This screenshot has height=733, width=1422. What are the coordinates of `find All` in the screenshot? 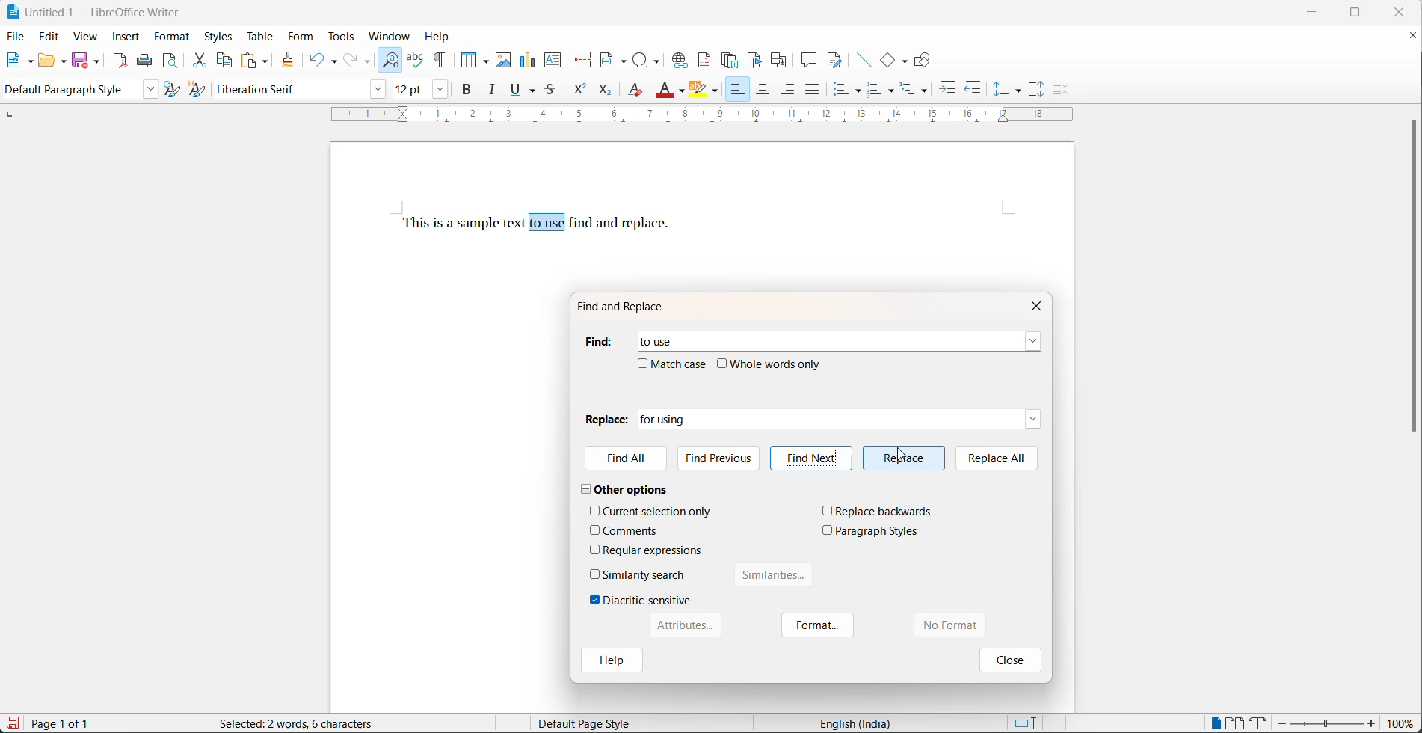 It's located at (627, 460).